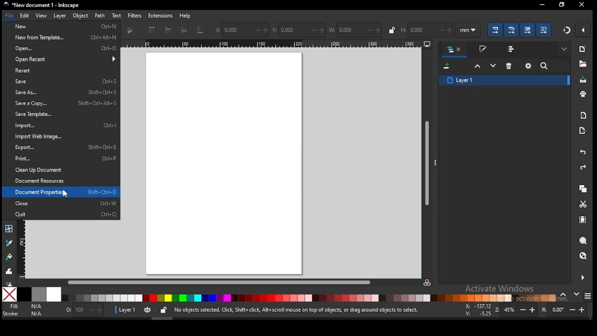  What do you see at coordinates (478, 66) in the screenshot?
I see `raiseselection one step` at bounding box center [478, 66].